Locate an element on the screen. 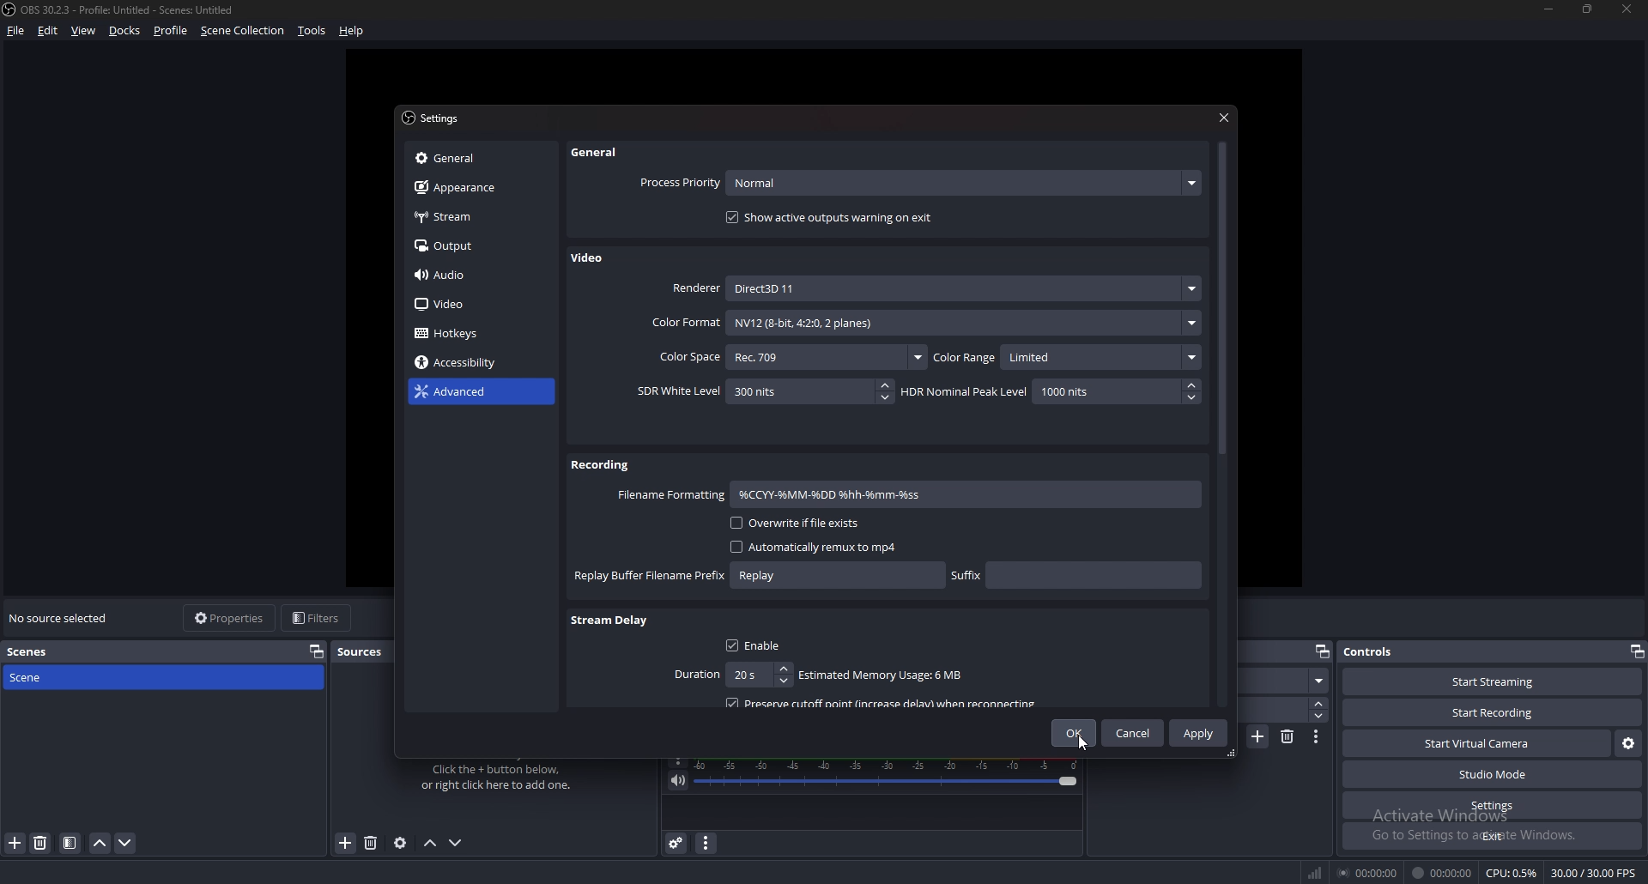 The width and height of the screenshot is (1648, 884). close is located at coordinates (1627, 9).